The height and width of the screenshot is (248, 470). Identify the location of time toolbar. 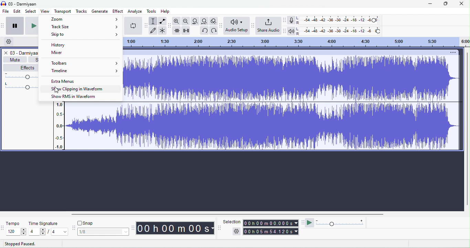
(134, 228).